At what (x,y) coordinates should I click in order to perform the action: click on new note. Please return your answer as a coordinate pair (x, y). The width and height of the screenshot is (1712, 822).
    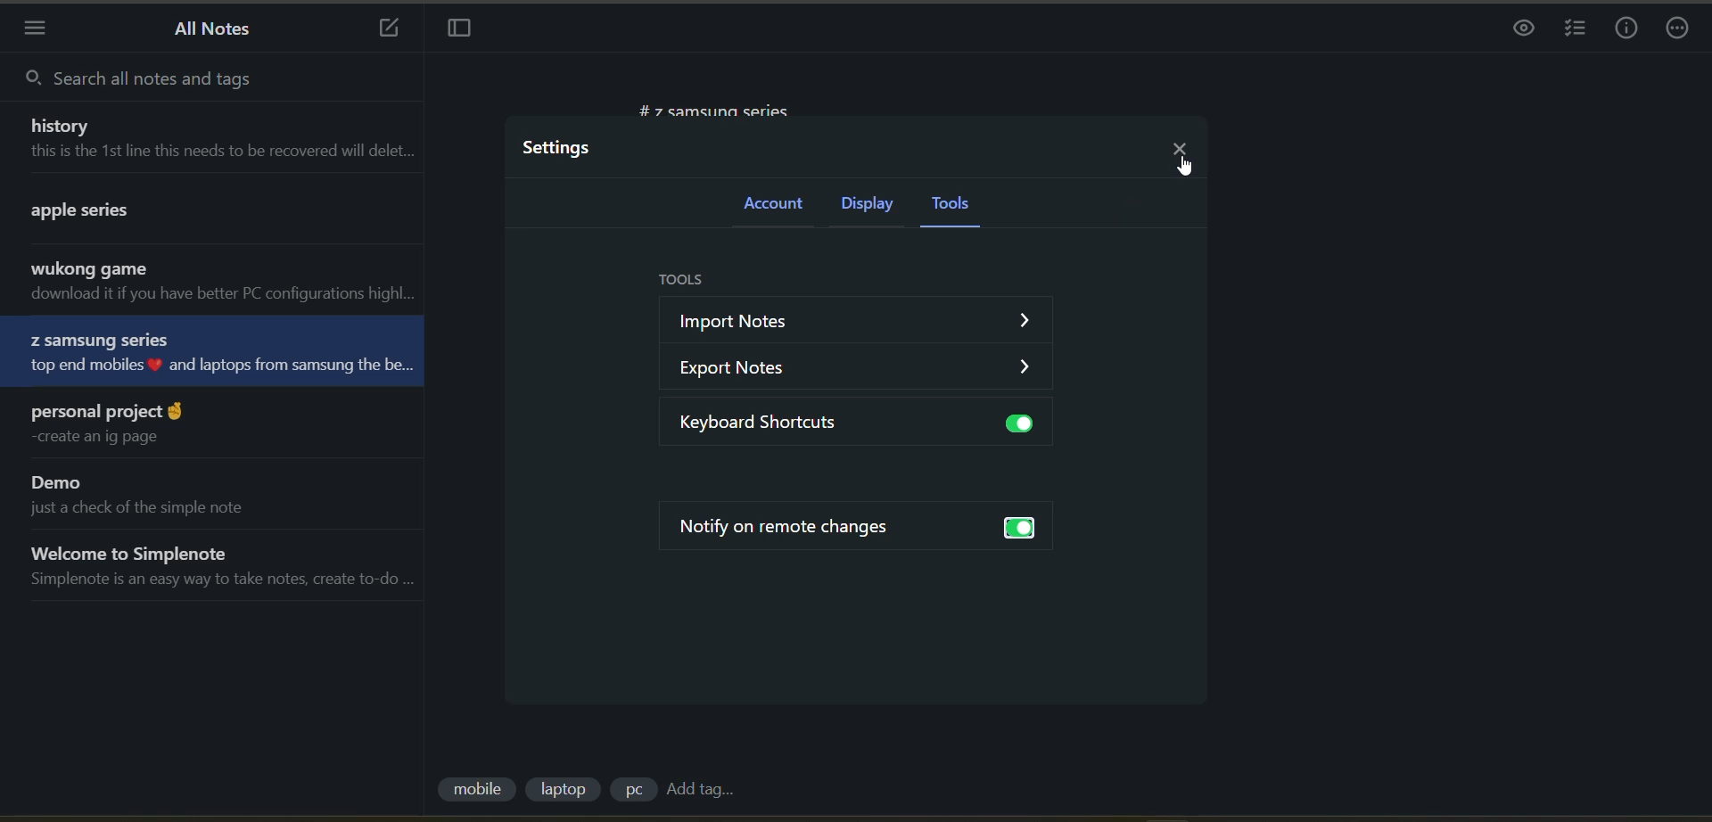
    Looking at the image, I should click on (389, 29).